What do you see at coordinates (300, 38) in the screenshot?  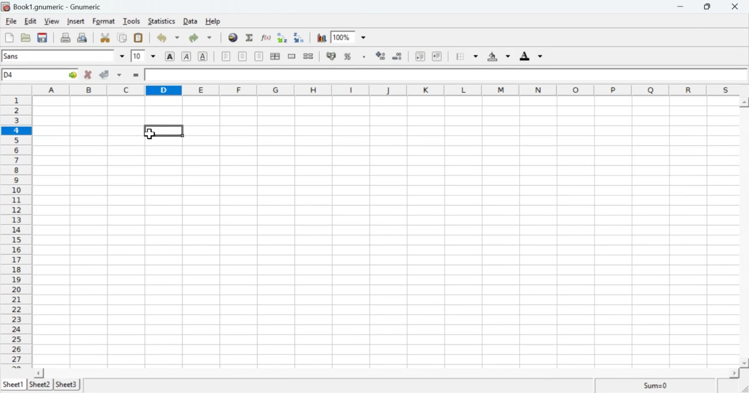 I see `Sort descending` at bounding box center [300, 38].